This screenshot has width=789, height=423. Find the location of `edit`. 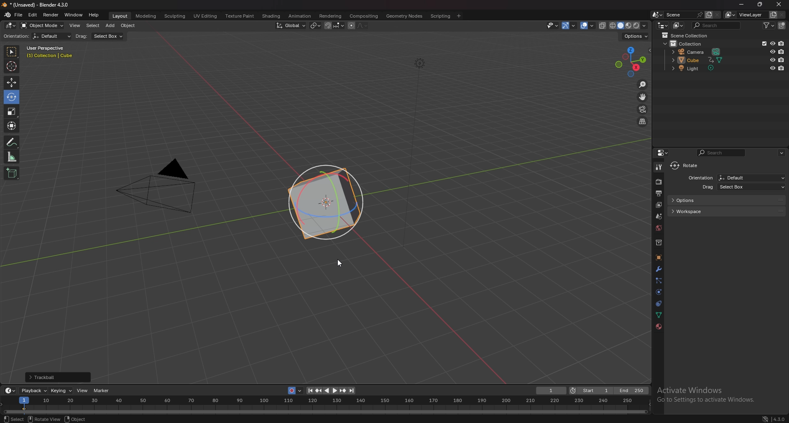

edit is located at coordinates (32, 14).